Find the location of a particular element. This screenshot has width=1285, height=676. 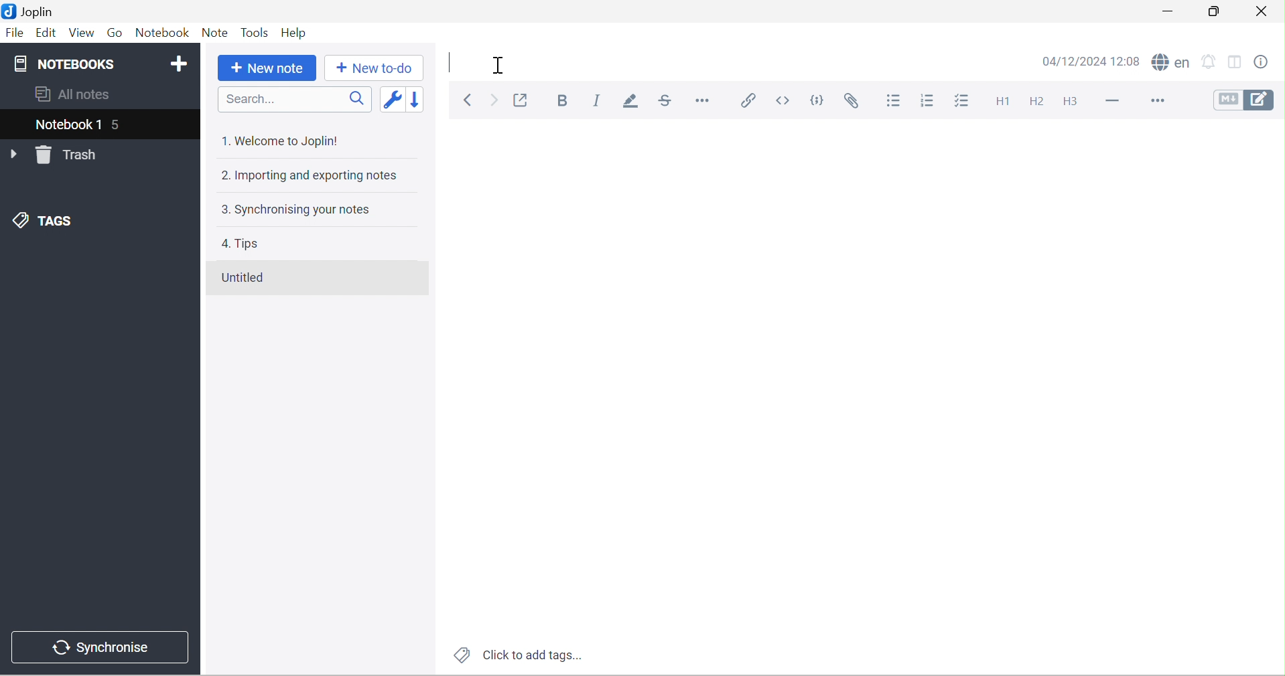

set alarm is located at coordinates (1209, 60).